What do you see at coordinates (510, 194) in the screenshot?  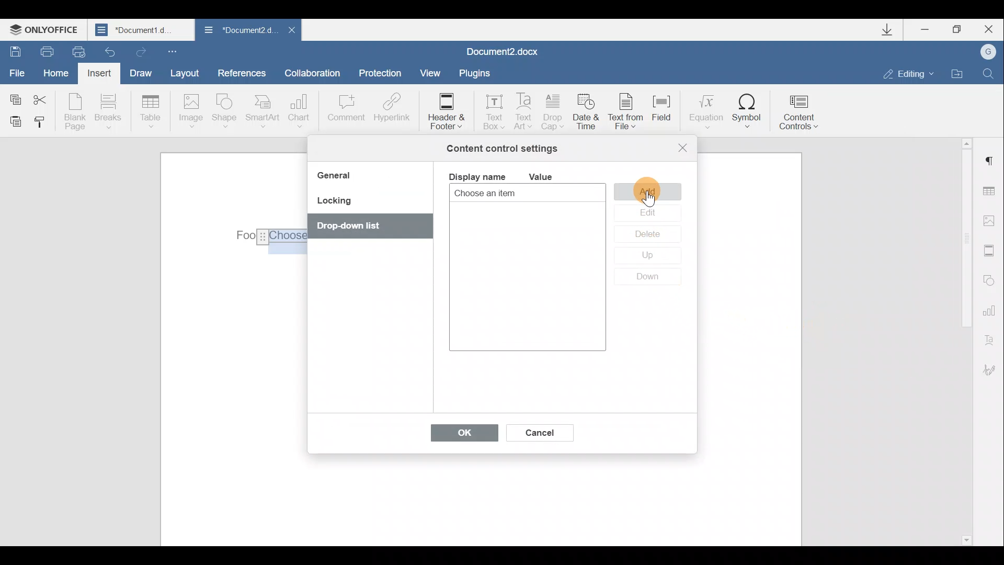 I see `Choose an item` at bounding box center [510, 194].